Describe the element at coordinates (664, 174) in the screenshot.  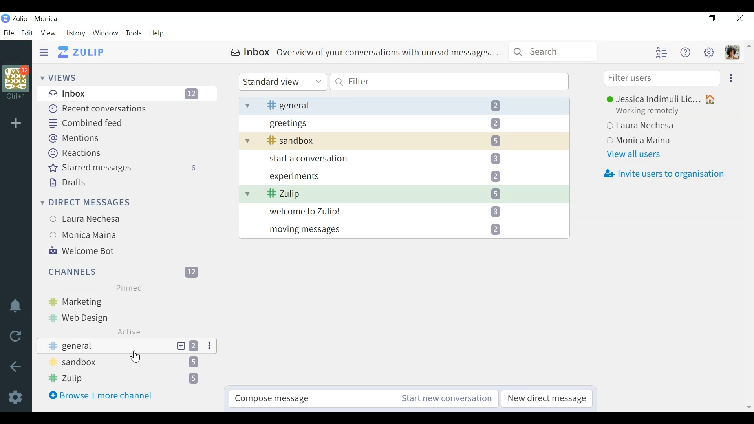
I see `Invite users to organisation` at that location.